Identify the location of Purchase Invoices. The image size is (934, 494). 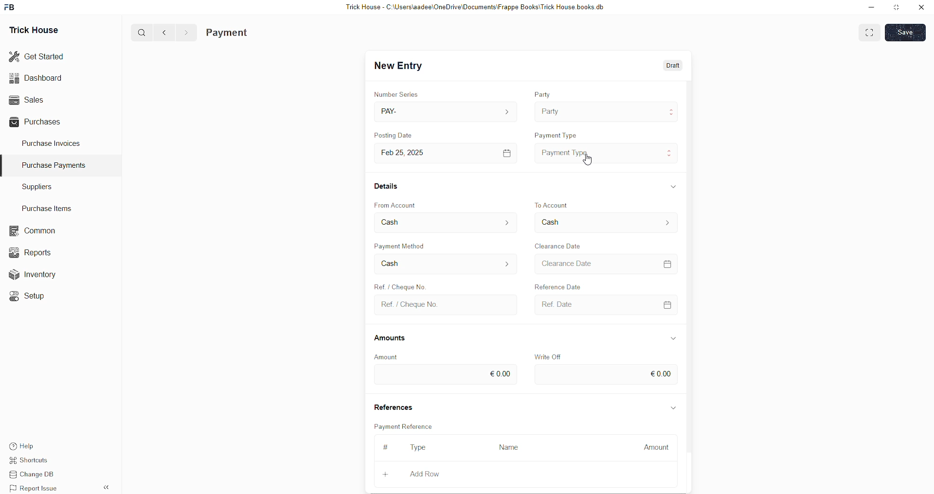
(53, 142).